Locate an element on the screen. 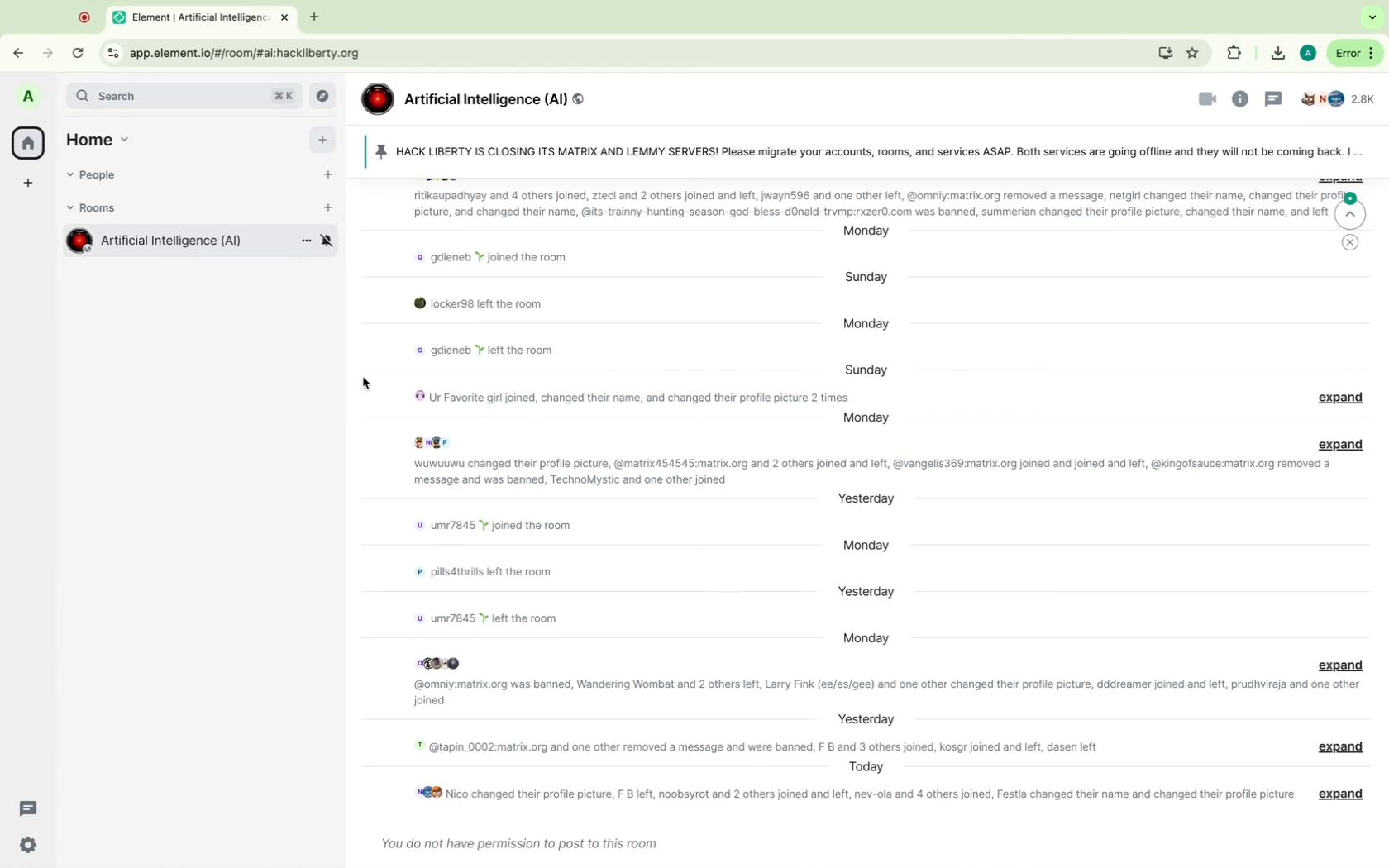  profile pictures is located at coordinates (441, 661).